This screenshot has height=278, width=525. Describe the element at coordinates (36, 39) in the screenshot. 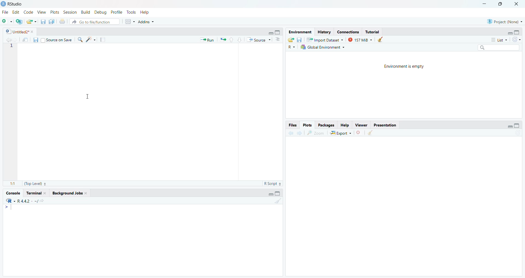

I see `save current document` at that location.